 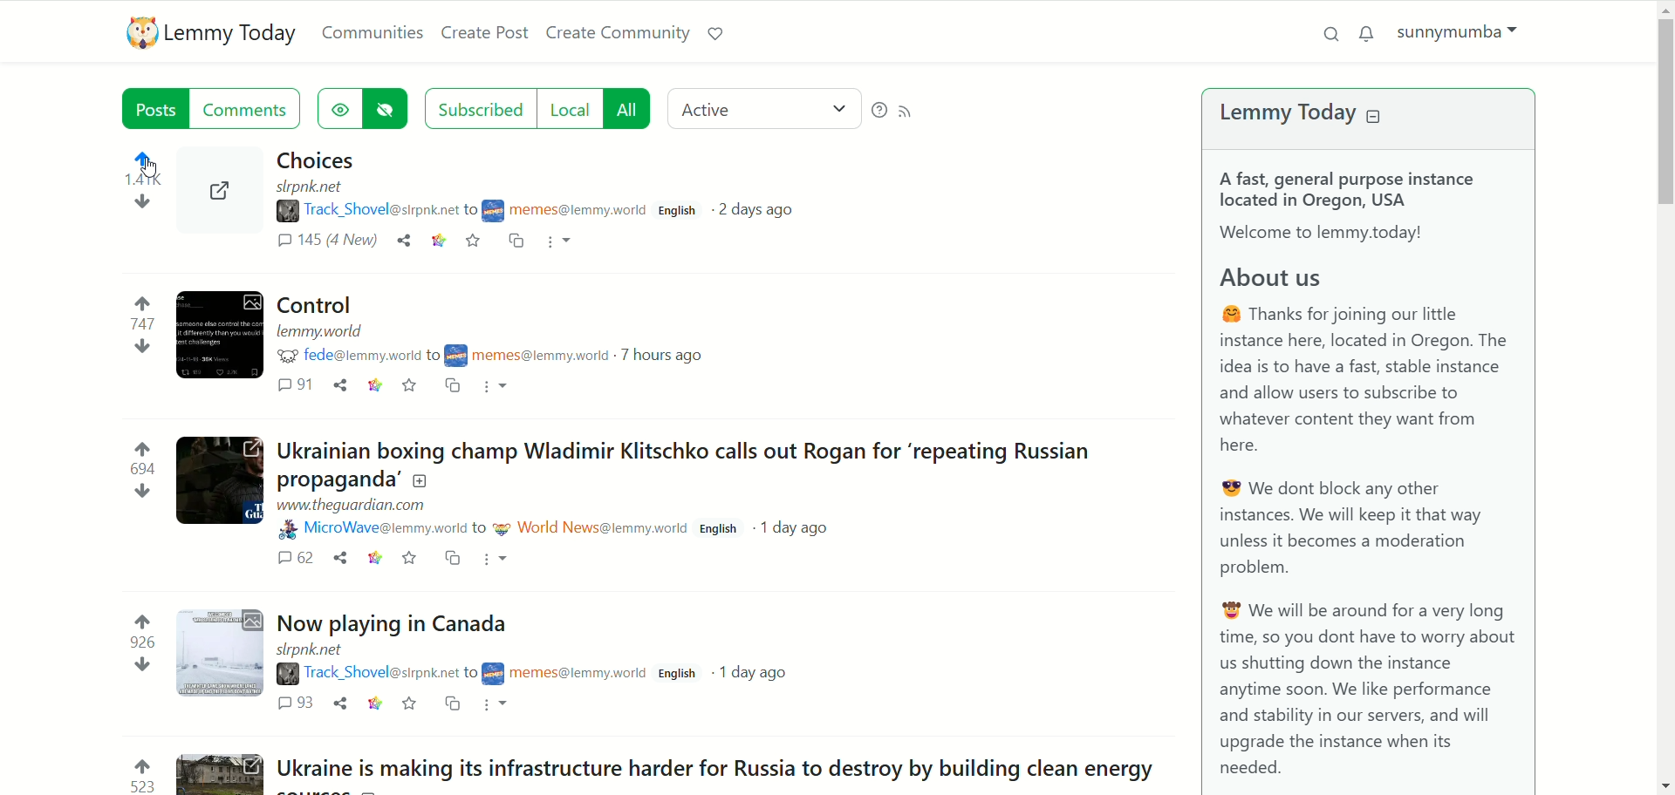 I want to click on | Welcome to lemmy.today!, so click(x=1338, y=234).